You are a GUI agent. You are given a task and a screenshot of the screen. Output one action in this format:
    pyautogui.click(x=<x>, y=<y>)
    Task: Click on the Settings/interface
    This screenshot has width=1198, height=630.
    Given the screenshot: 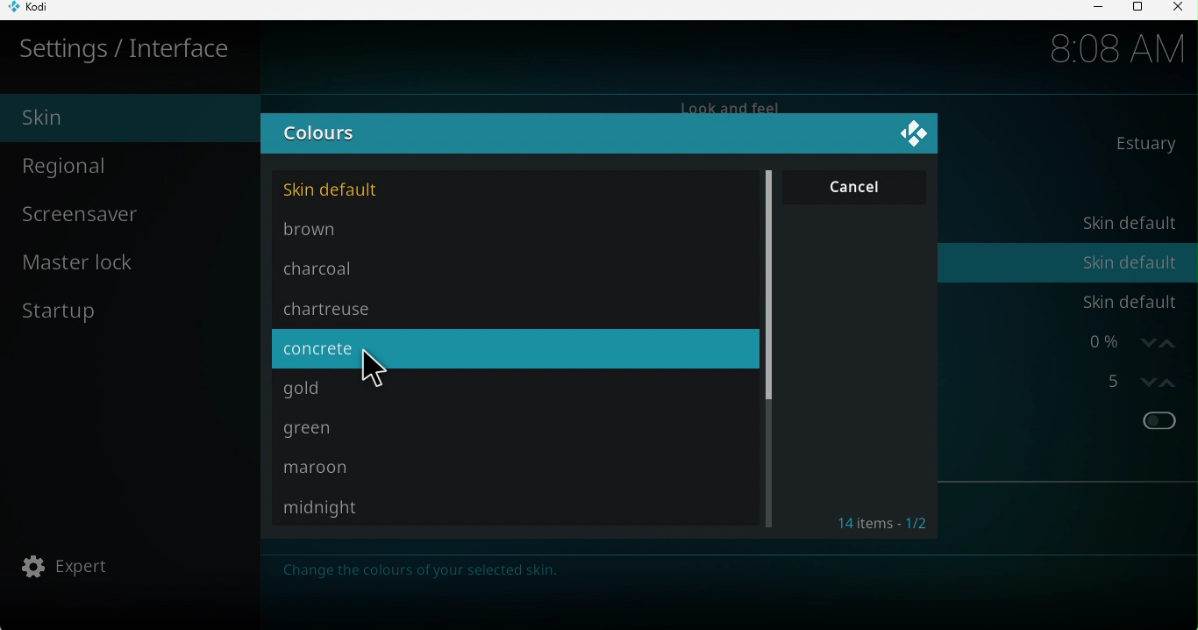 What is the action you would take?
    pyautogui.click(x=125, y=47)
    